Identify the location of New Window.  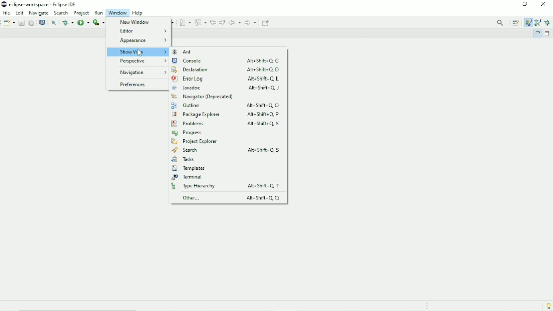
(133, 22).